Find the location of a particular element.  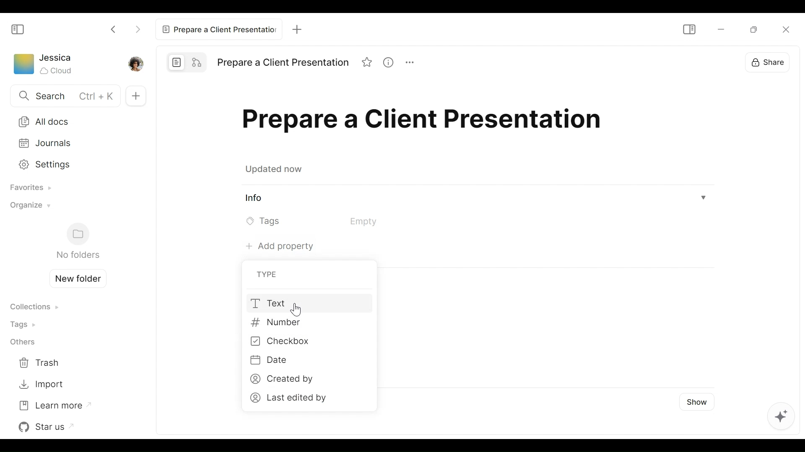

Trash is located at coordinates (41, 363).